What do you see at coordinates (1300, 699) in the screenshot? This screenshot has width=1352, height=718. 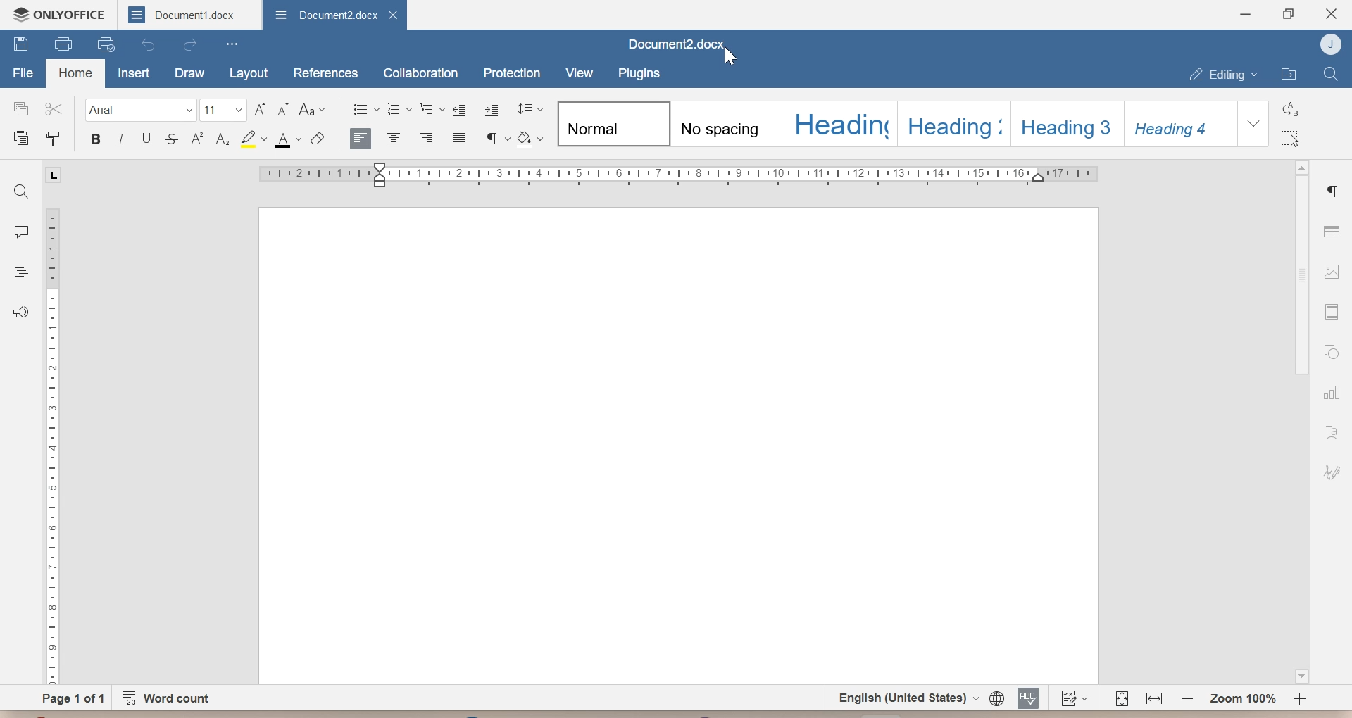 I see `Zoom in` at bounding box center [1300, 699].